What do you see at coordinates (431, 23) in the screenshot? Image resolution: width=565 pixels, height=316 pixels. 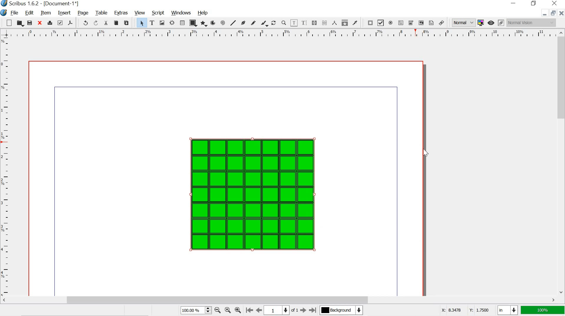 I see `text annotation` at bounding box center [431, 23].